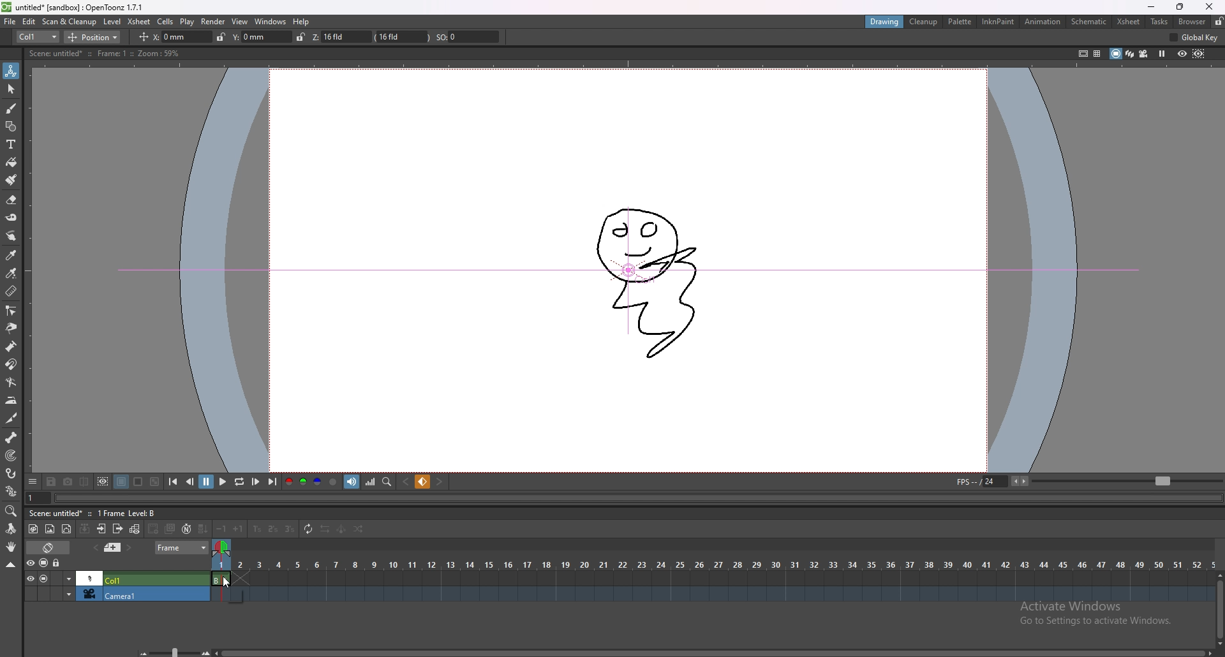 This screenshot has height=657, width=1225. What do you see at coordinates (57, 563) in the screenshot?
I see `lock` at bounding box center [57, 563].